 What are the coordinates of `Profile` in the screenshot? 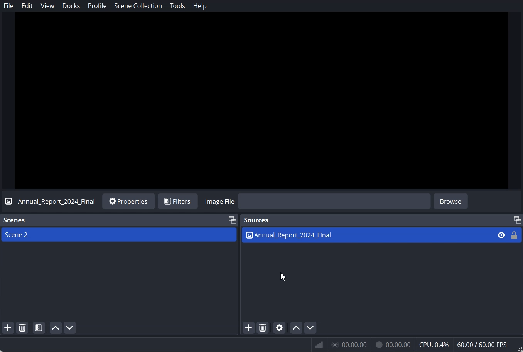 It's located at (97, 6).